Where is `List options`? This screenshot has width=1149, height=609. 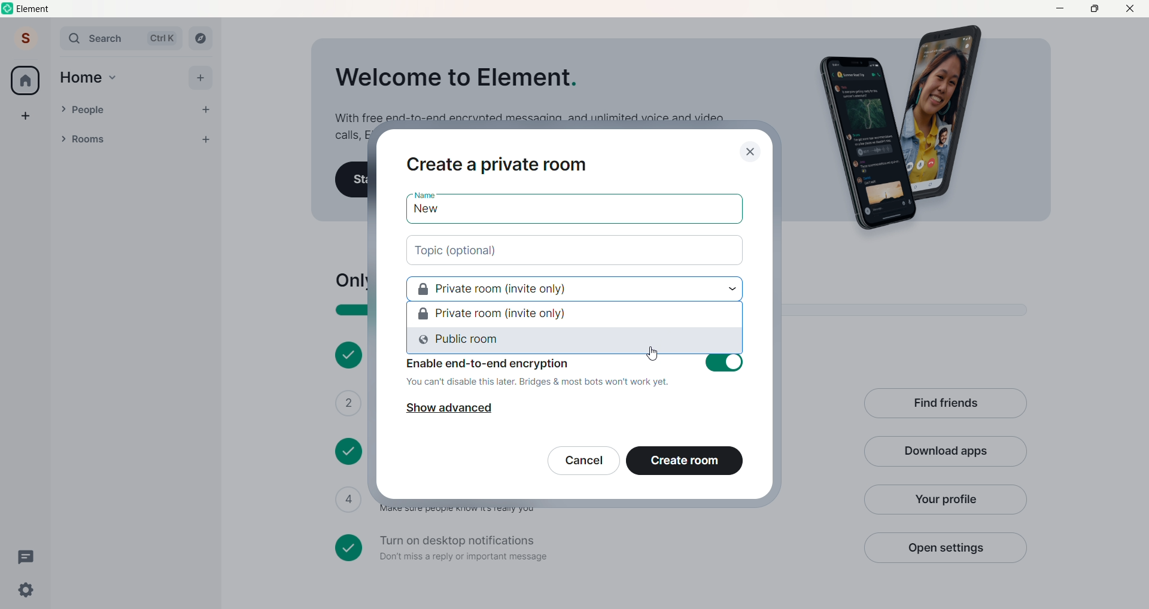
List options is located at coordinates (182, 139).